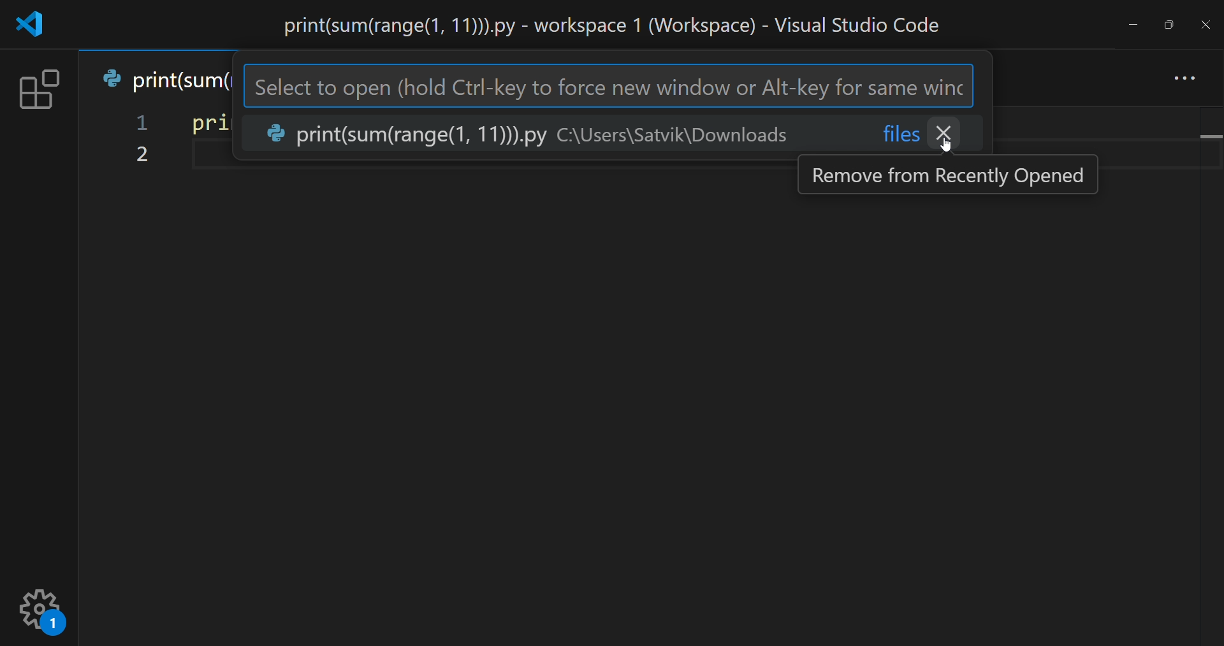 The height and width of the screenshot is (646, 1224). What do you see at coordinates (598, 24) in the screenshot?
I see `print(sum(range(1, 11))).py - workspace 1 (Workspace) - Visual Studio Code` at bounding box center [598, 24].